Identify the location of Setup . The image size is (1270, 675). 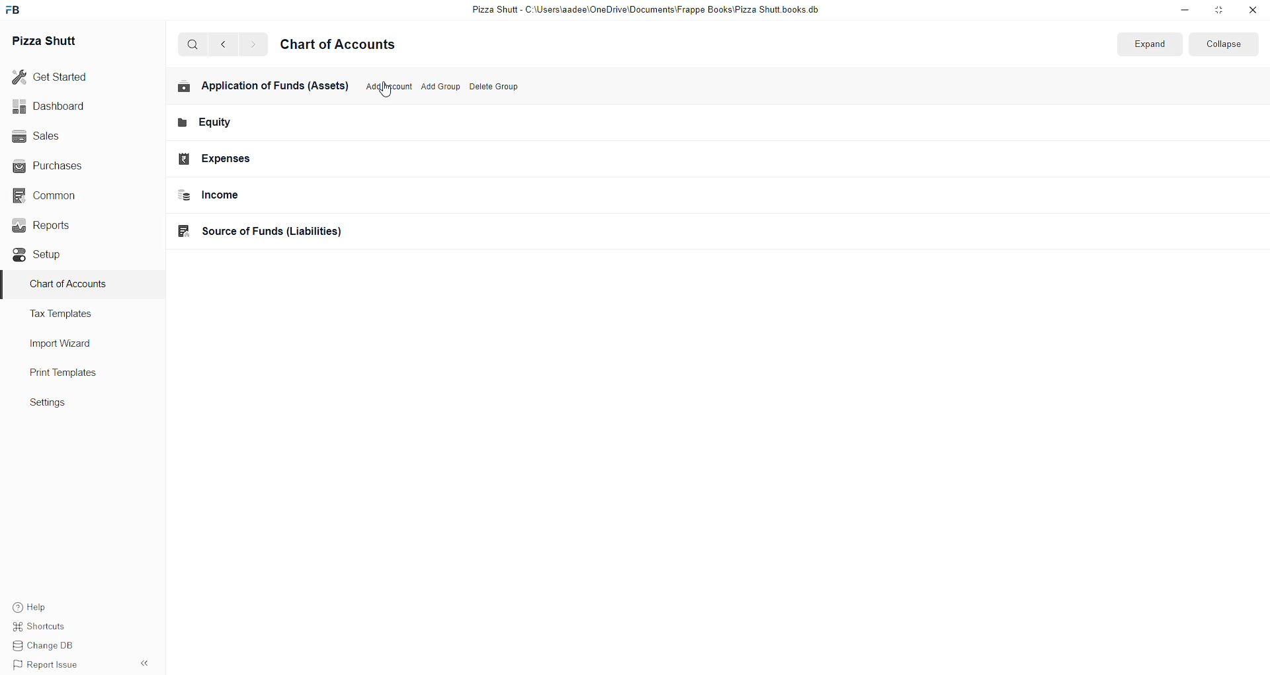
(53, 256).